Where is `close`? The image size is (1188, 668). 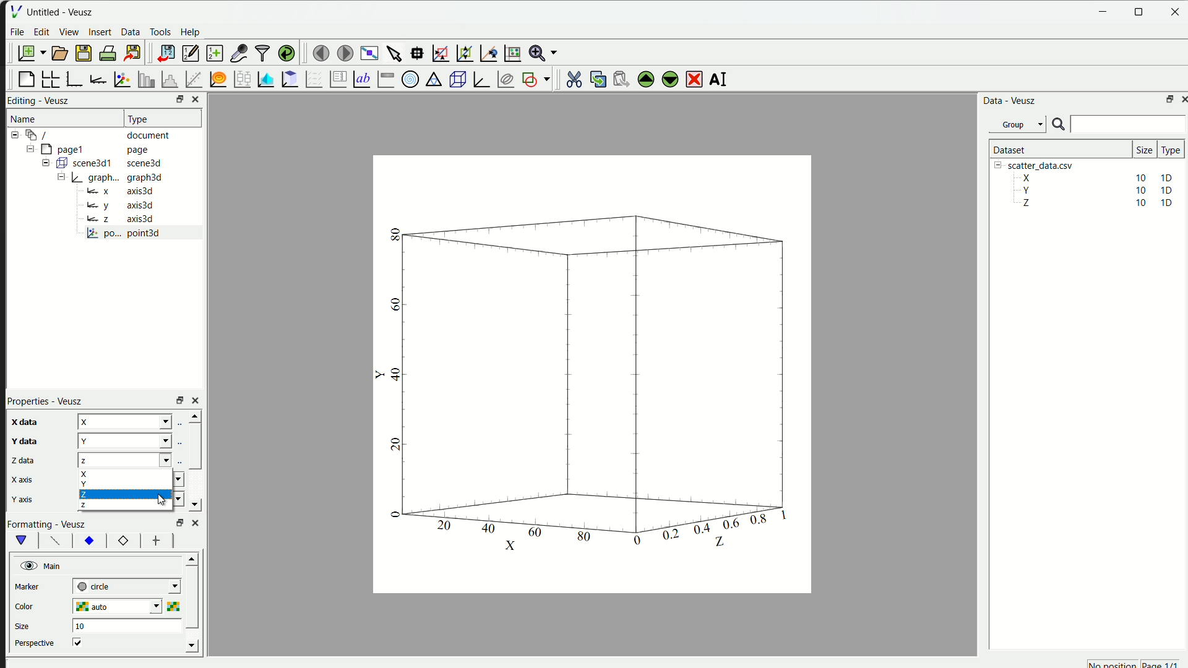 close is located at coordinates (197, 400).